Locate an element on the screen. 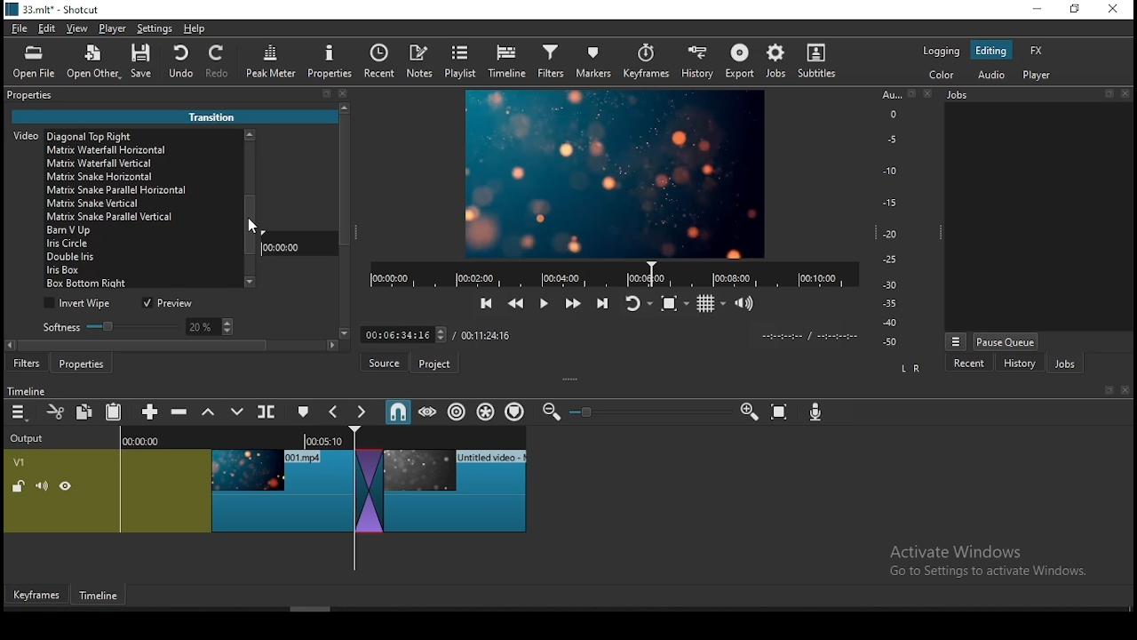  transition option is located at coordinates (141, 272).